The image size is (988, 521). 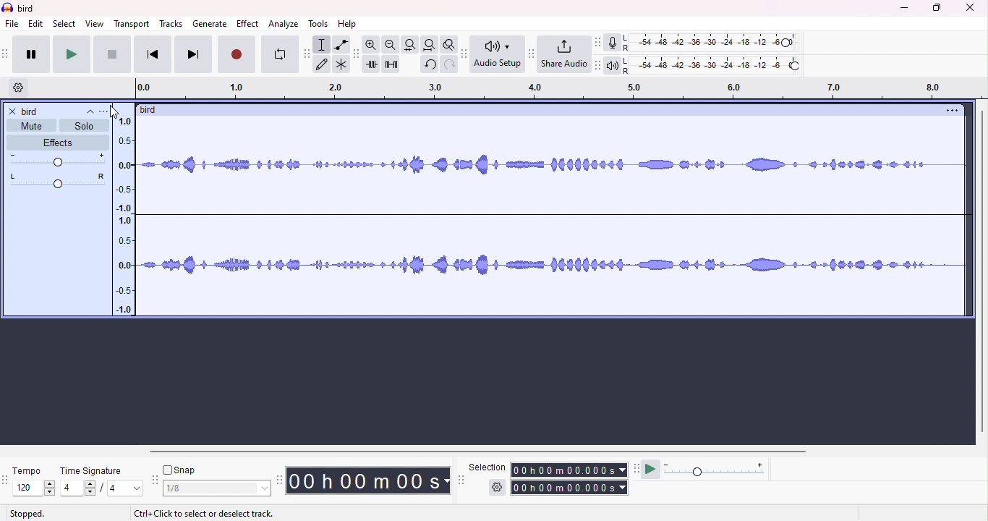 What do you see at coordinates (599, 64) in the screenshot?
I see `playback meter tool bar` at bounding box center [599, 64].